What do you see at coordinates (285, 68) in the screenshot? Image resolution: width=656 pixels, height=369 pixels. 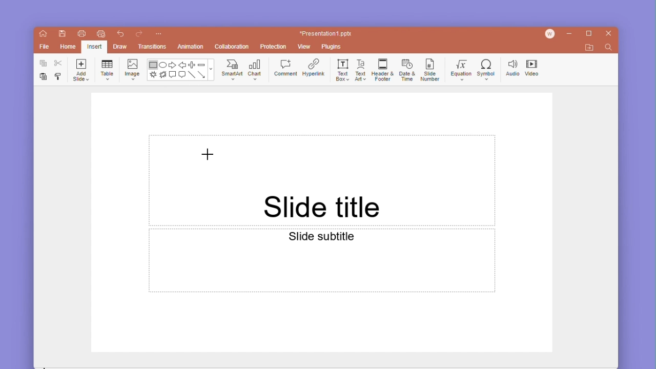 I see `comment` at bounding box center [285, 68].